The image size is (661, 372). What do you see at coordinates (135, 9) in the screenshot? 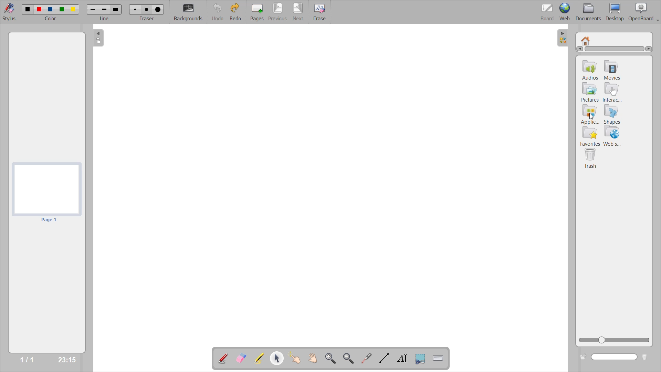
I see `eraser 1` at bounding box center [135, 9].